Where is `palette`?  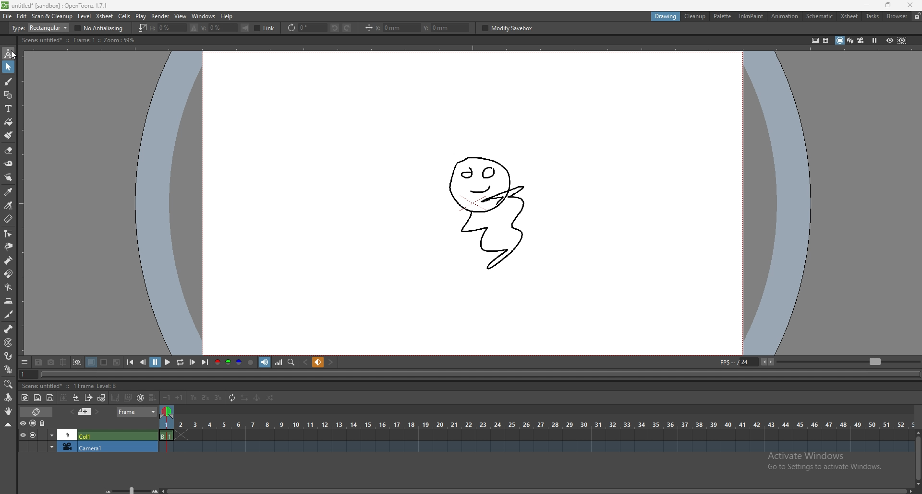 palette is located at coordinates (723, 16).